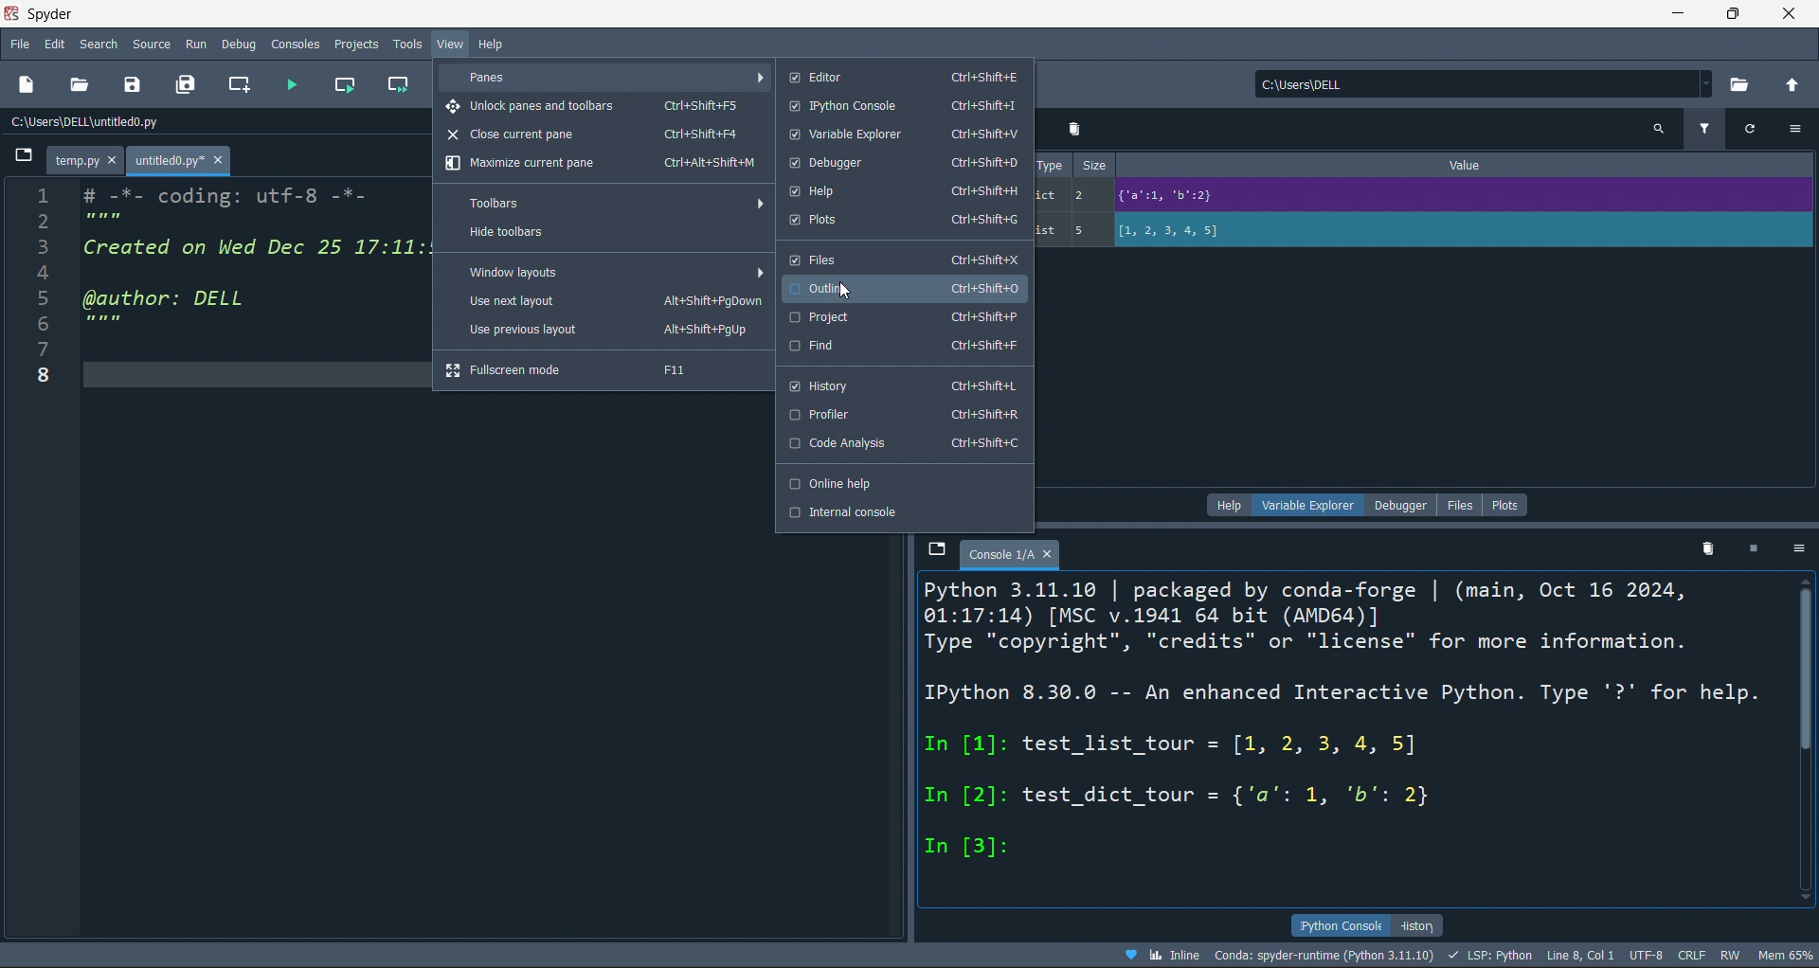 This screenshot has height=968, width=1819. I want to click on console, so click(296, 45).